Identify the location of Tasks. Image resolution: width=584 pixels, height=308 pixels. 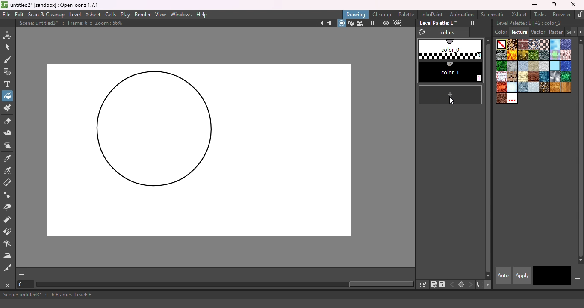
(539, 15).